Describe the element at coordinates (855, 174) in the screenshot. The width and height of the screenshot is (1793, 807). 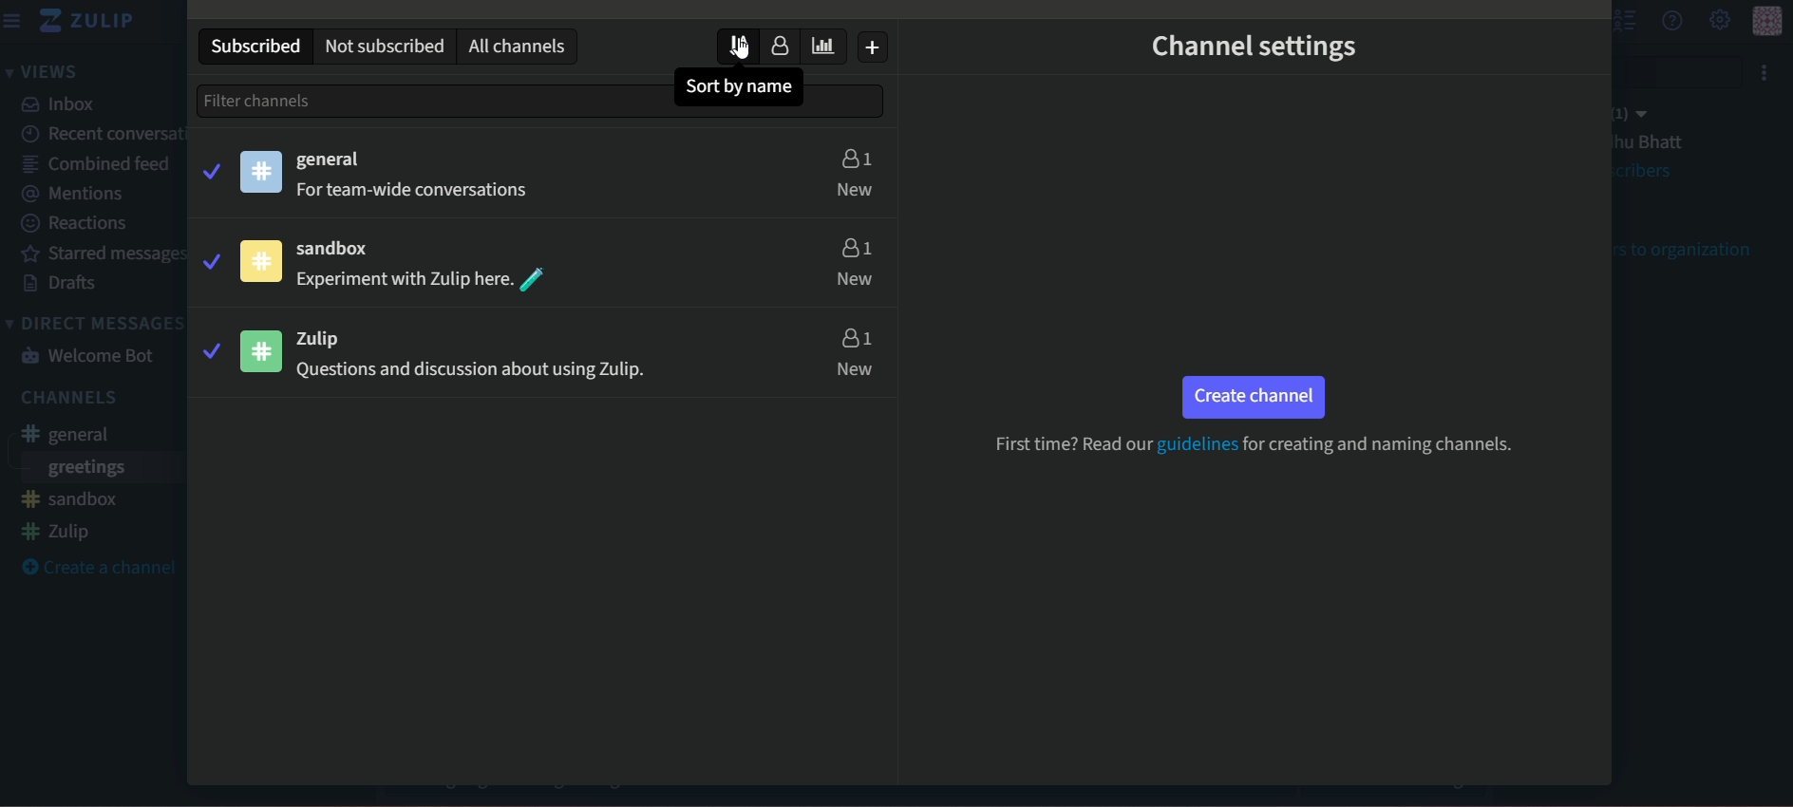
I see `users` at that location.